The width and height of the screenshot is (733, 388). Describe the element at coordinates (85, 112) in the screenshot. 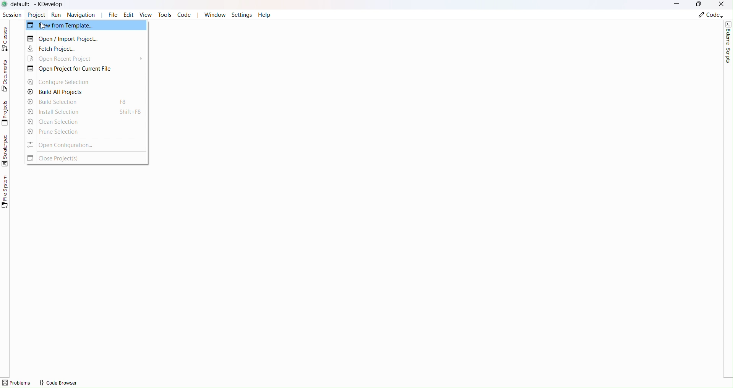

I see `Install Selection` at that location.